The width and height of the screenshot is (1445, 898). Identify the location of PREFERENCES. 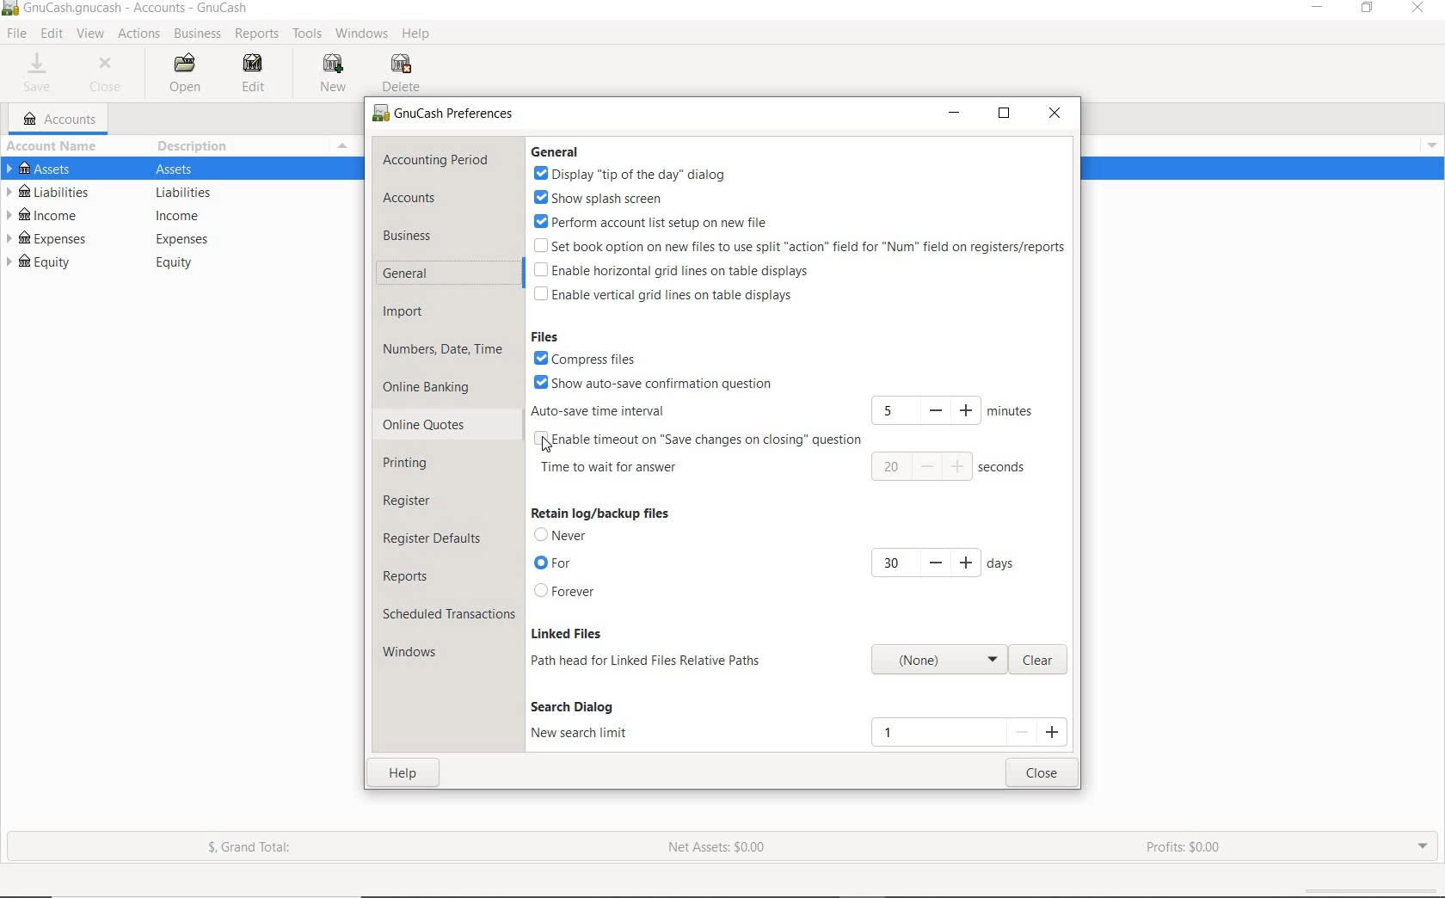
(442, 114).